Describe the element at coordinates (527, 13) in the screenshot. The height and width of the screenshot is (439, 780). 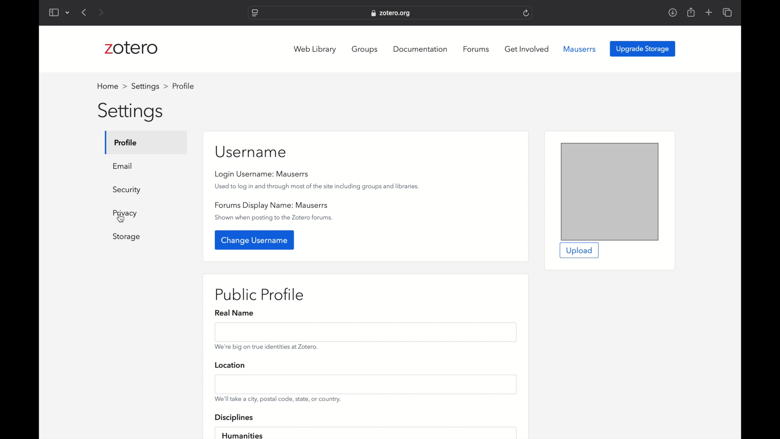
I see `refresh` at that location.